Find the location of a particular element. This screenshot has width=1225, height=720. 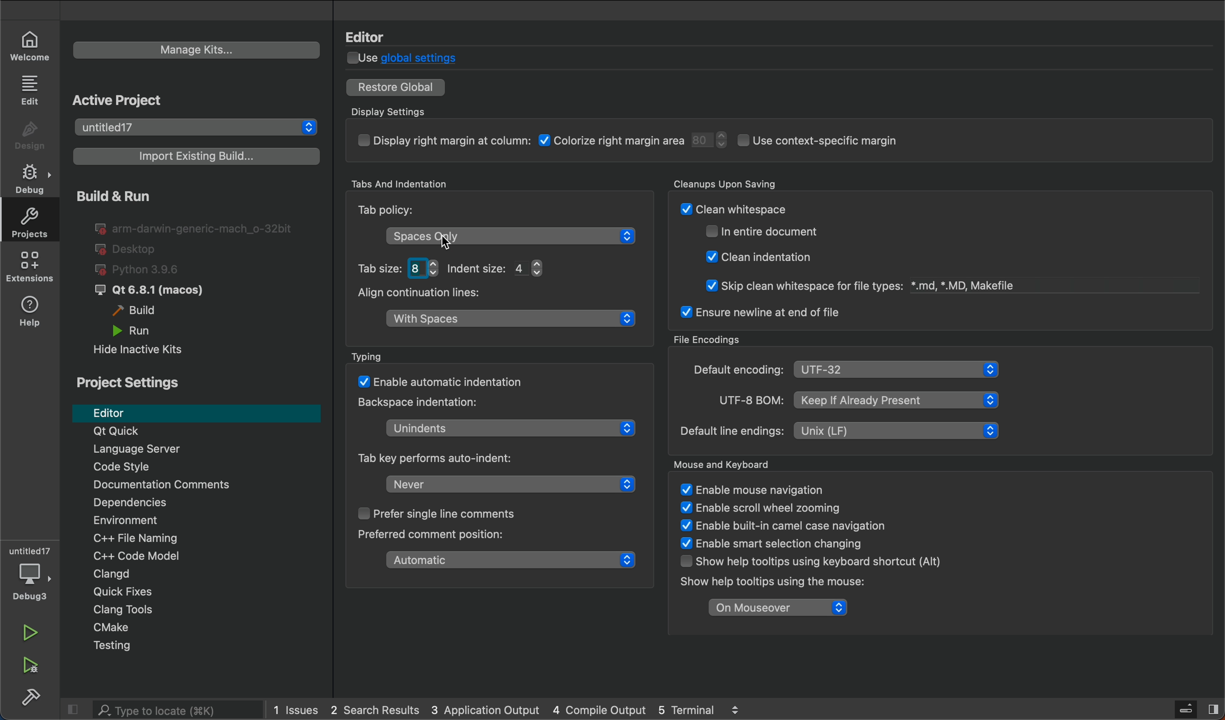

Split button is located at coordinates (1215, 706).